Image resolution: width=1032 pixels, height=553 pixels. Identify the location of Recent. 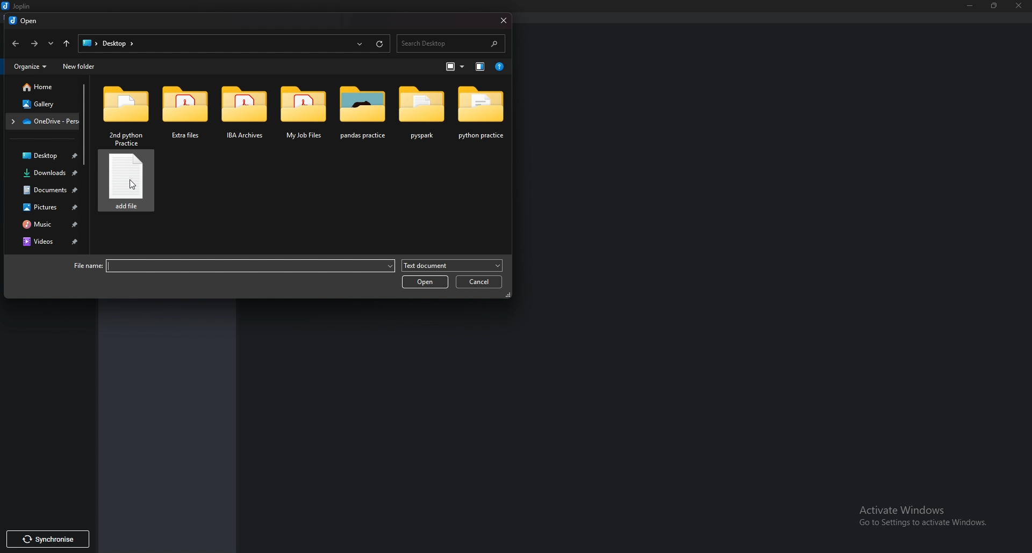
(52, 44).